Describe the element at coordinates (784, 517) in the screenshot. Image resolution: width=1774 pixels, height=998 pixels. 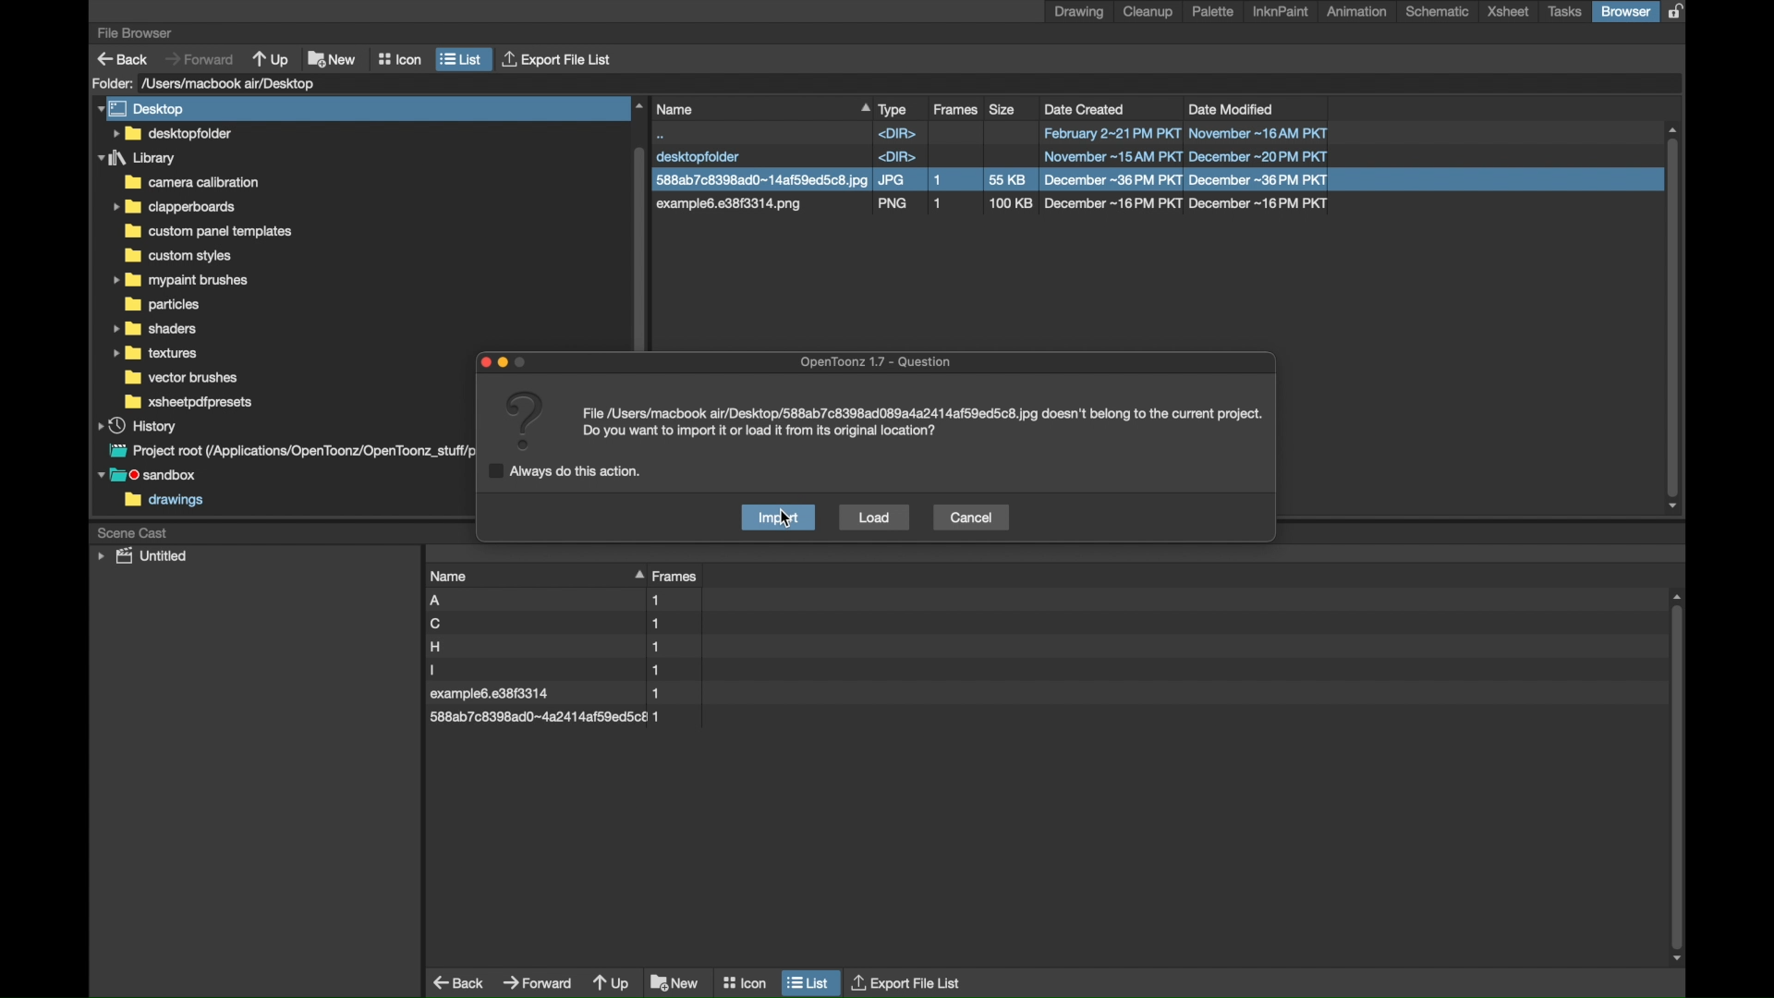
I see `cursor` at that location.